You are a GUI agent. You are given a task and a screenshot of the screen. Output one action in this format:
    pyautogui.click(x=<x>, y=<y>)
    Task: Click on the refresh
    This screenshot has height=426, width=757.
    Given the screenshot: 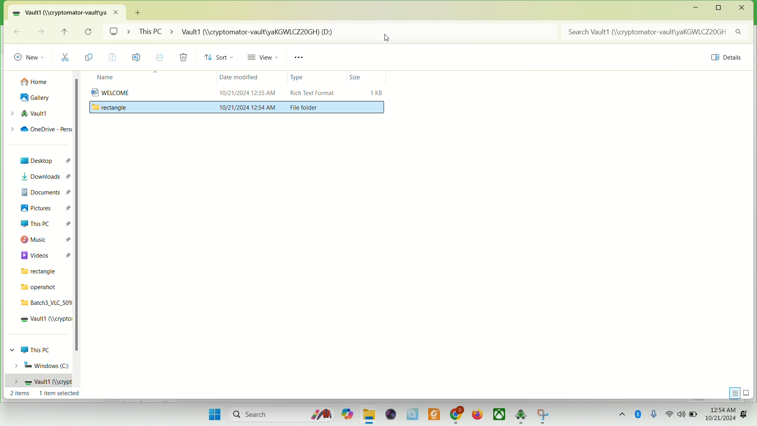 What is the action you would take?
    pyautogui.click(x=89, y=32)
    